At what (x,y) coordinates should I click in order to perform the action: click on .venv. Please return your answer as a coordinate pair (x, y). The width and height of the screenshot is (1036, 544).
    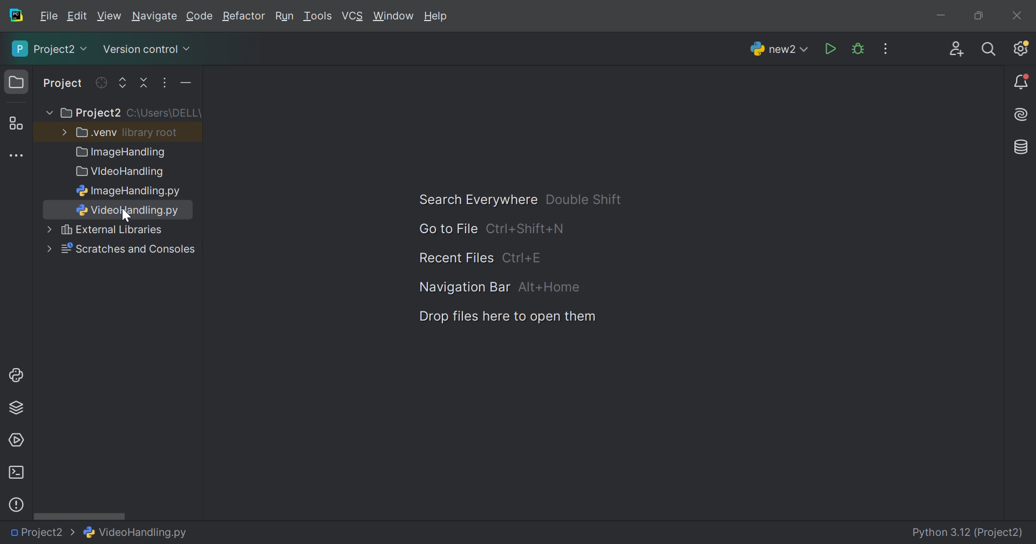
    Looking at the image, I should click on (97, 133).